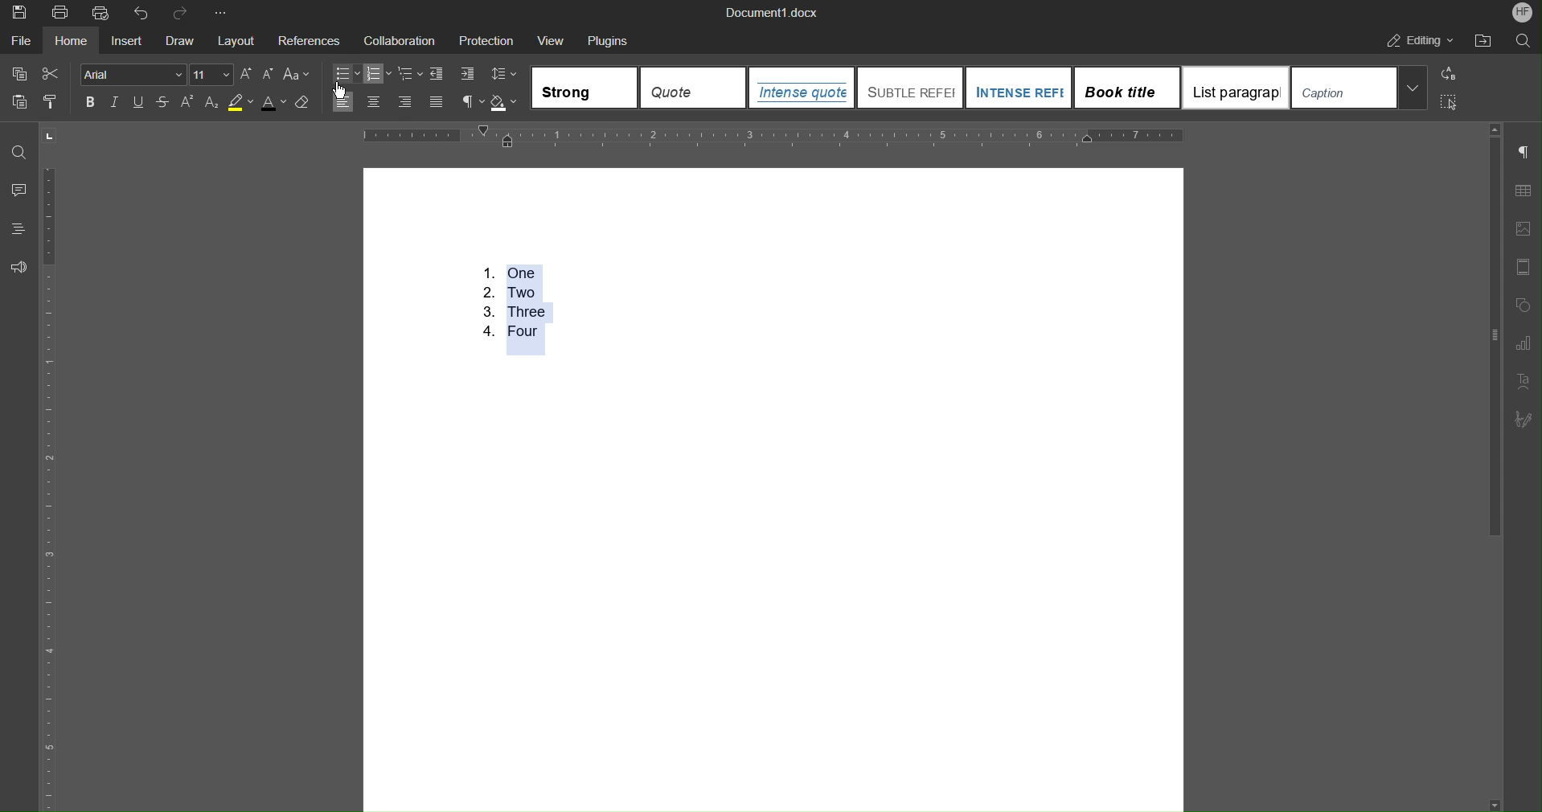 The width and height of the screenshot is (1542, 812). Describe the element at coordinates (165, 103) in the screenshot. I see `Strikethrough` at that location.